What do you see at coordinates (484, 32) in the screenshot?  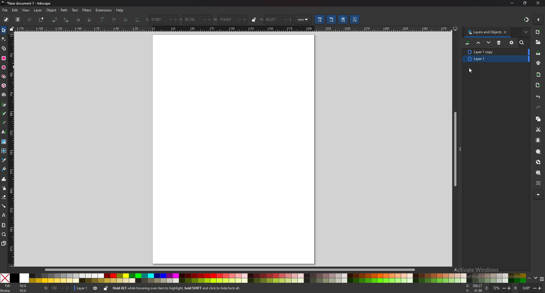 I see `layers and objects` at bounding box center [484, 32].